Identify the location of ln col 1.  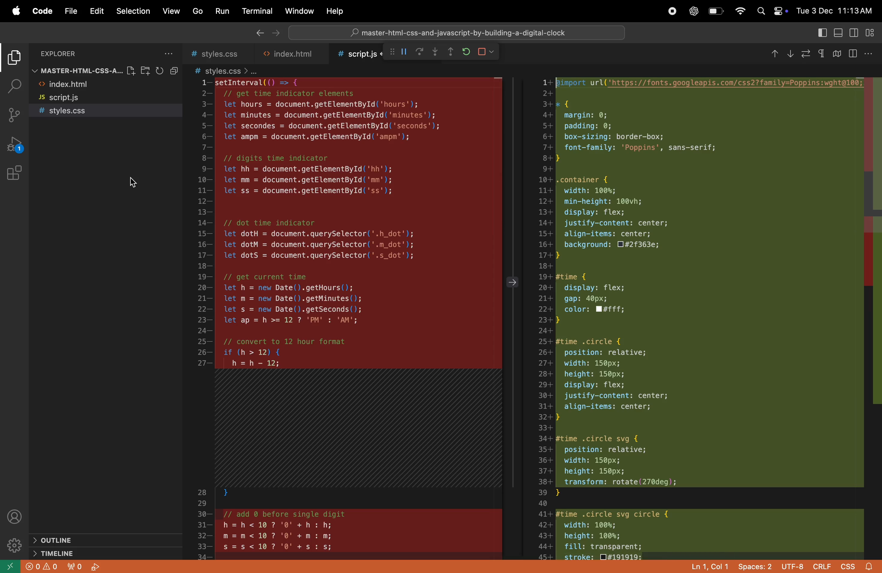
(709, 566).